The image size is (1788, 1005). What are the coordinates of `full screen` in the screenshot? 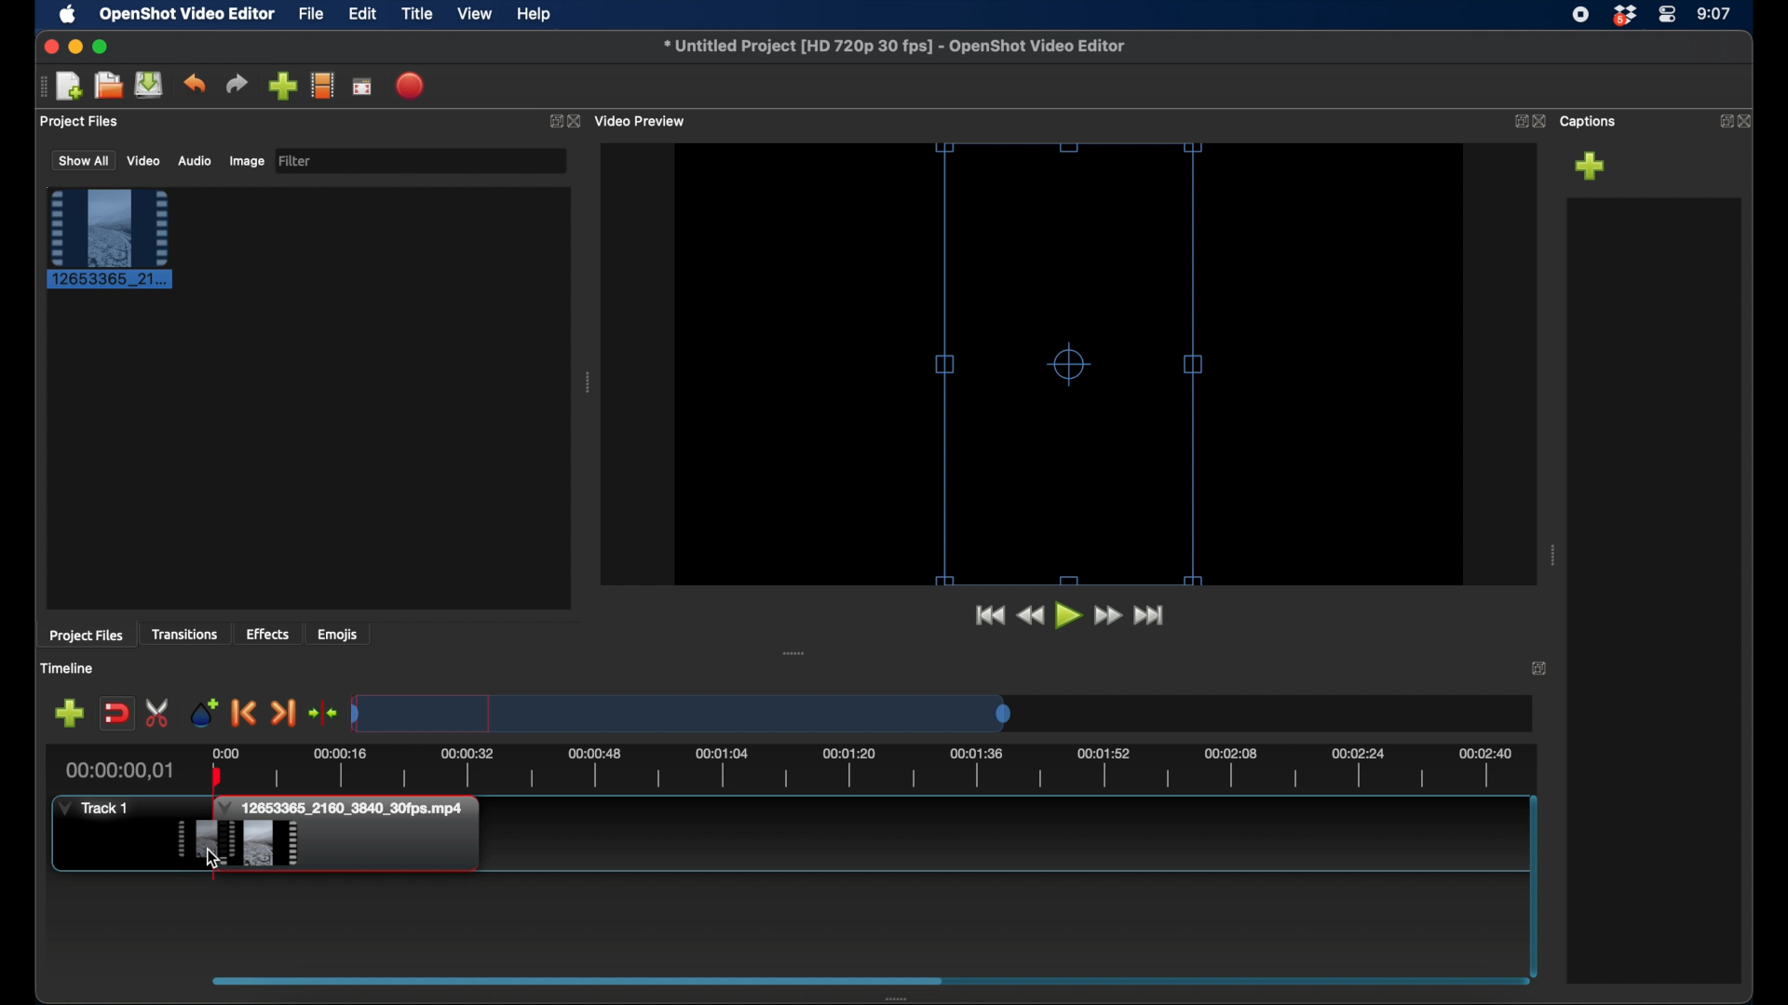 It's located at (362, 87).